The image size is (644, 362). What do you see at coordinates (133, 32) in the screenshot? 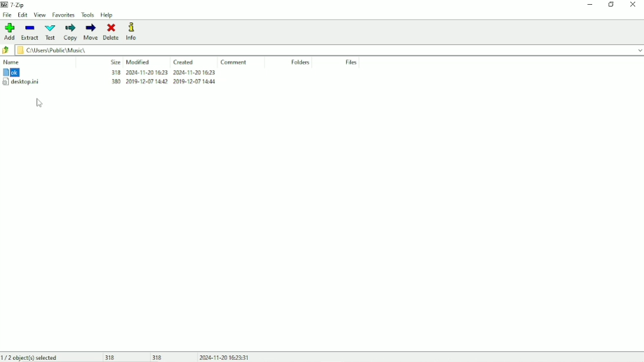
I see `Info` at bounding box center [133, 32].